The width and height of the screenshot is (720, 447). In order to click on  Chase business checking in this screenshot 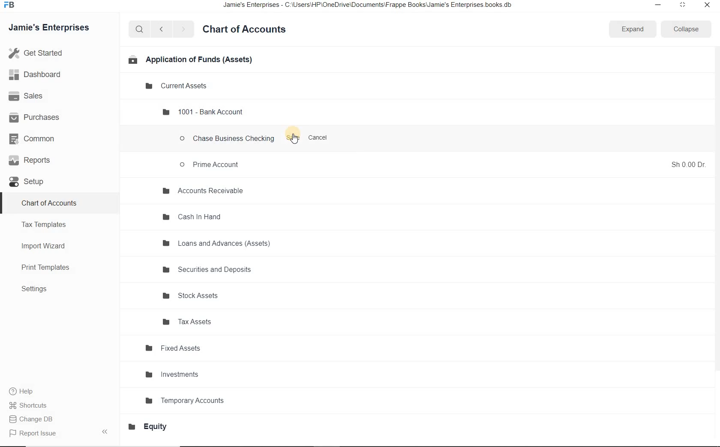, I will do `click(228, 140)`.